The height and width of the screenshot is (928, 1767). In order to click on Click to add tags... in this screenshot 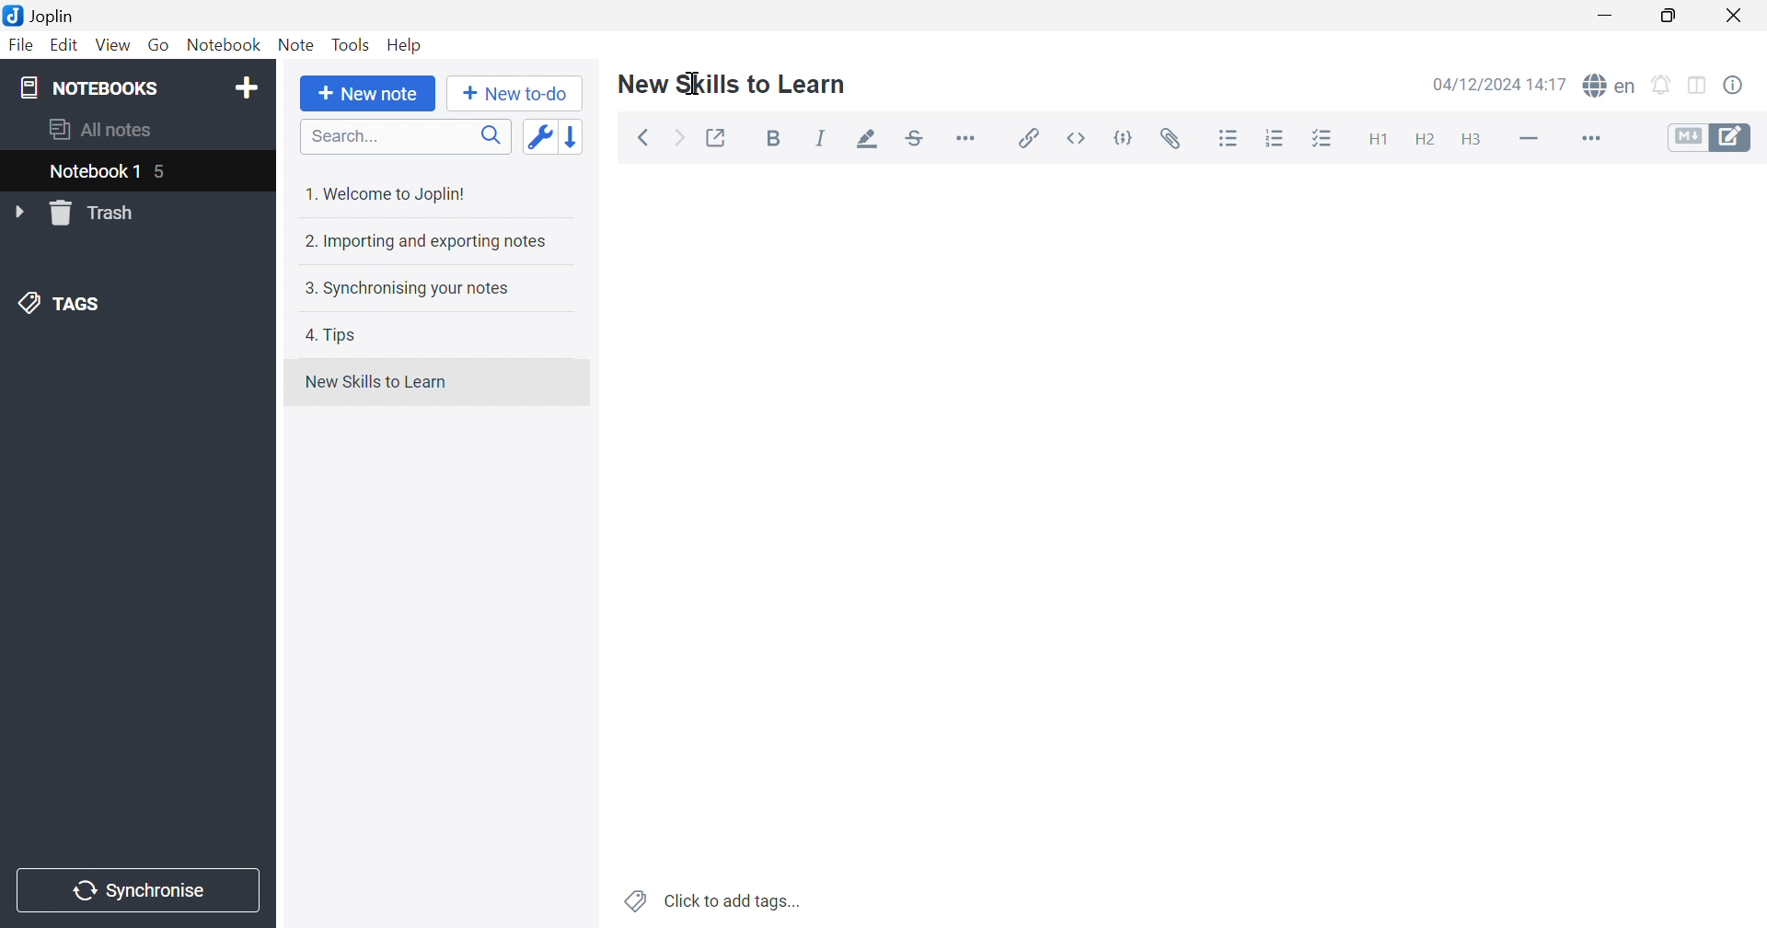, I will do `click(715, 901)`.